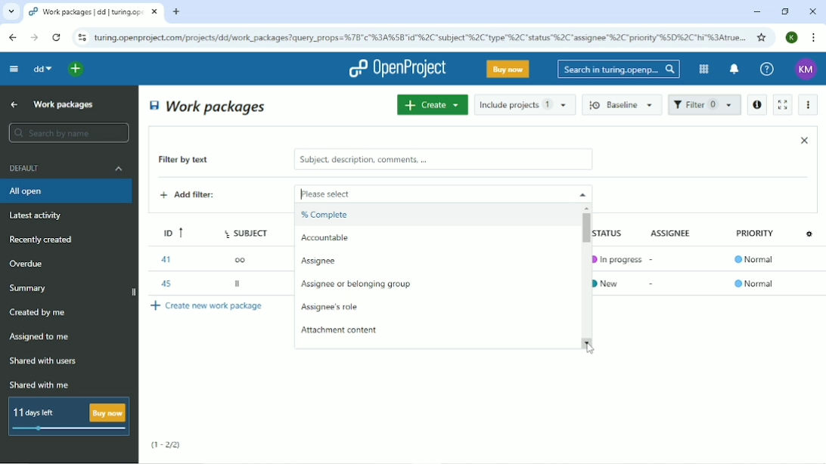 The height and width of the screenshot is (464, 826). I want to click on Latest activity, so click(40, 217).